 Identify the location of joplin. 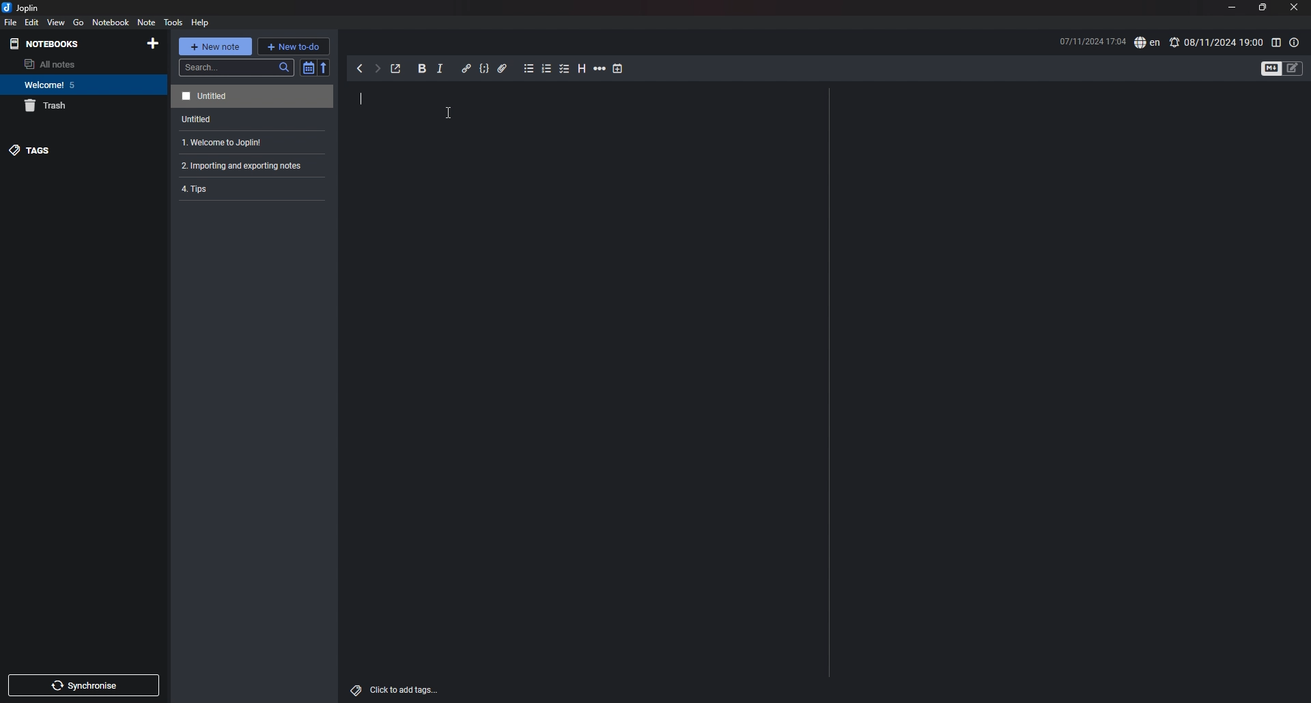
(27, 8).